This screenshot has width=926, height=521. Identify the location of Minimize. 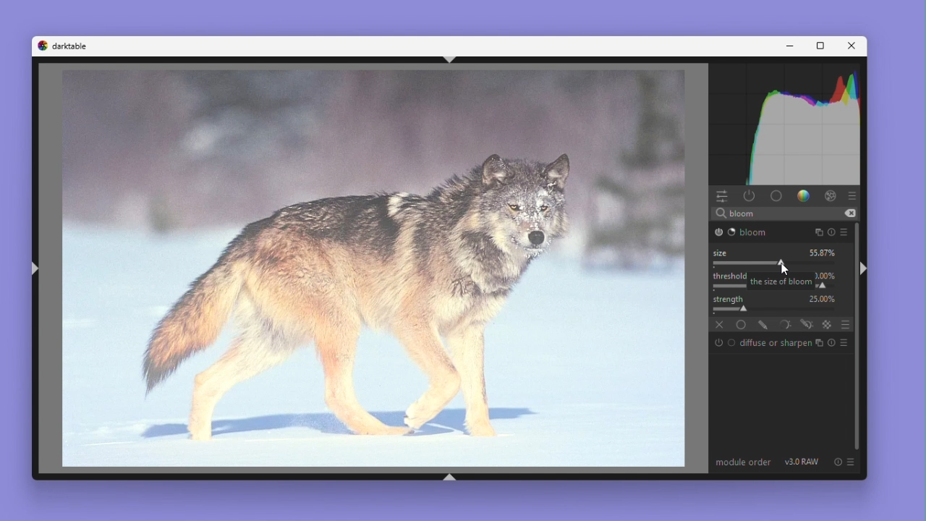
(791, 46).